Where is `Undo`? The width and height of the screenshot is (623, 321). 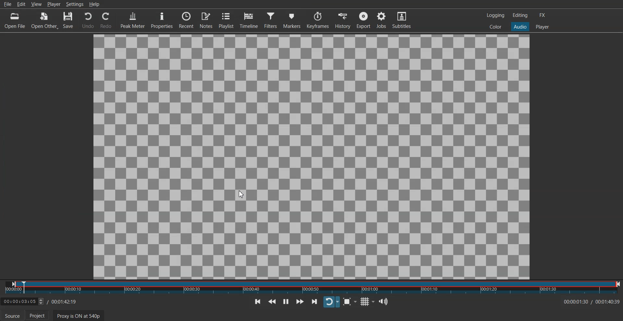 Undo is located at coordinates (88, 20).